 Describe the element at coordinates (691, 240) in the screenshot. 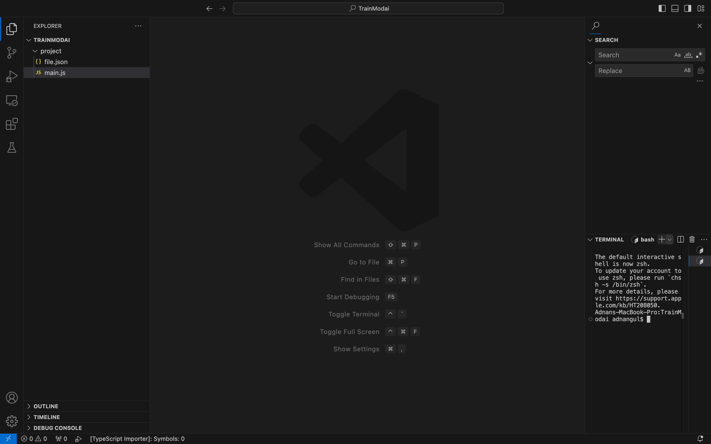

I see `delete` at that location.